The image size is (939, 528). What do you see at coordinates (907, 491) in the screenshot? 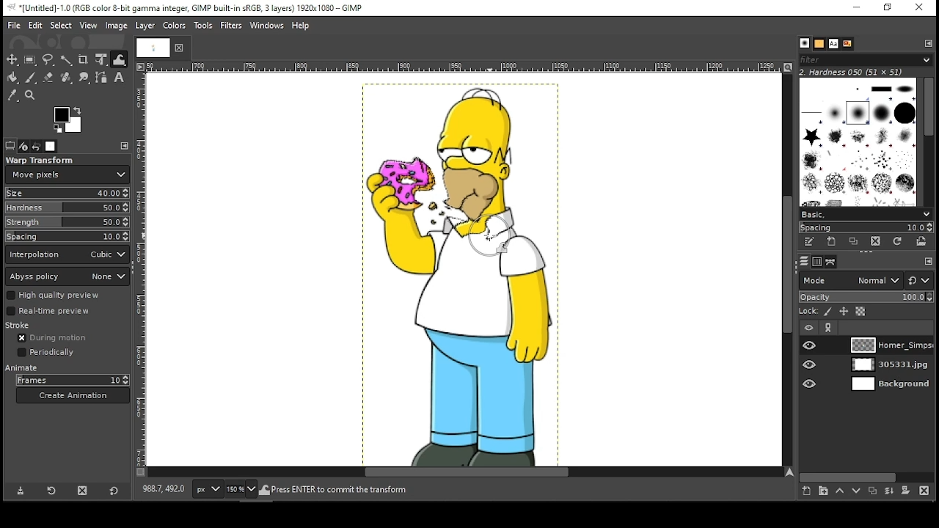
I see `add mask` at bounding box center [907, 491].